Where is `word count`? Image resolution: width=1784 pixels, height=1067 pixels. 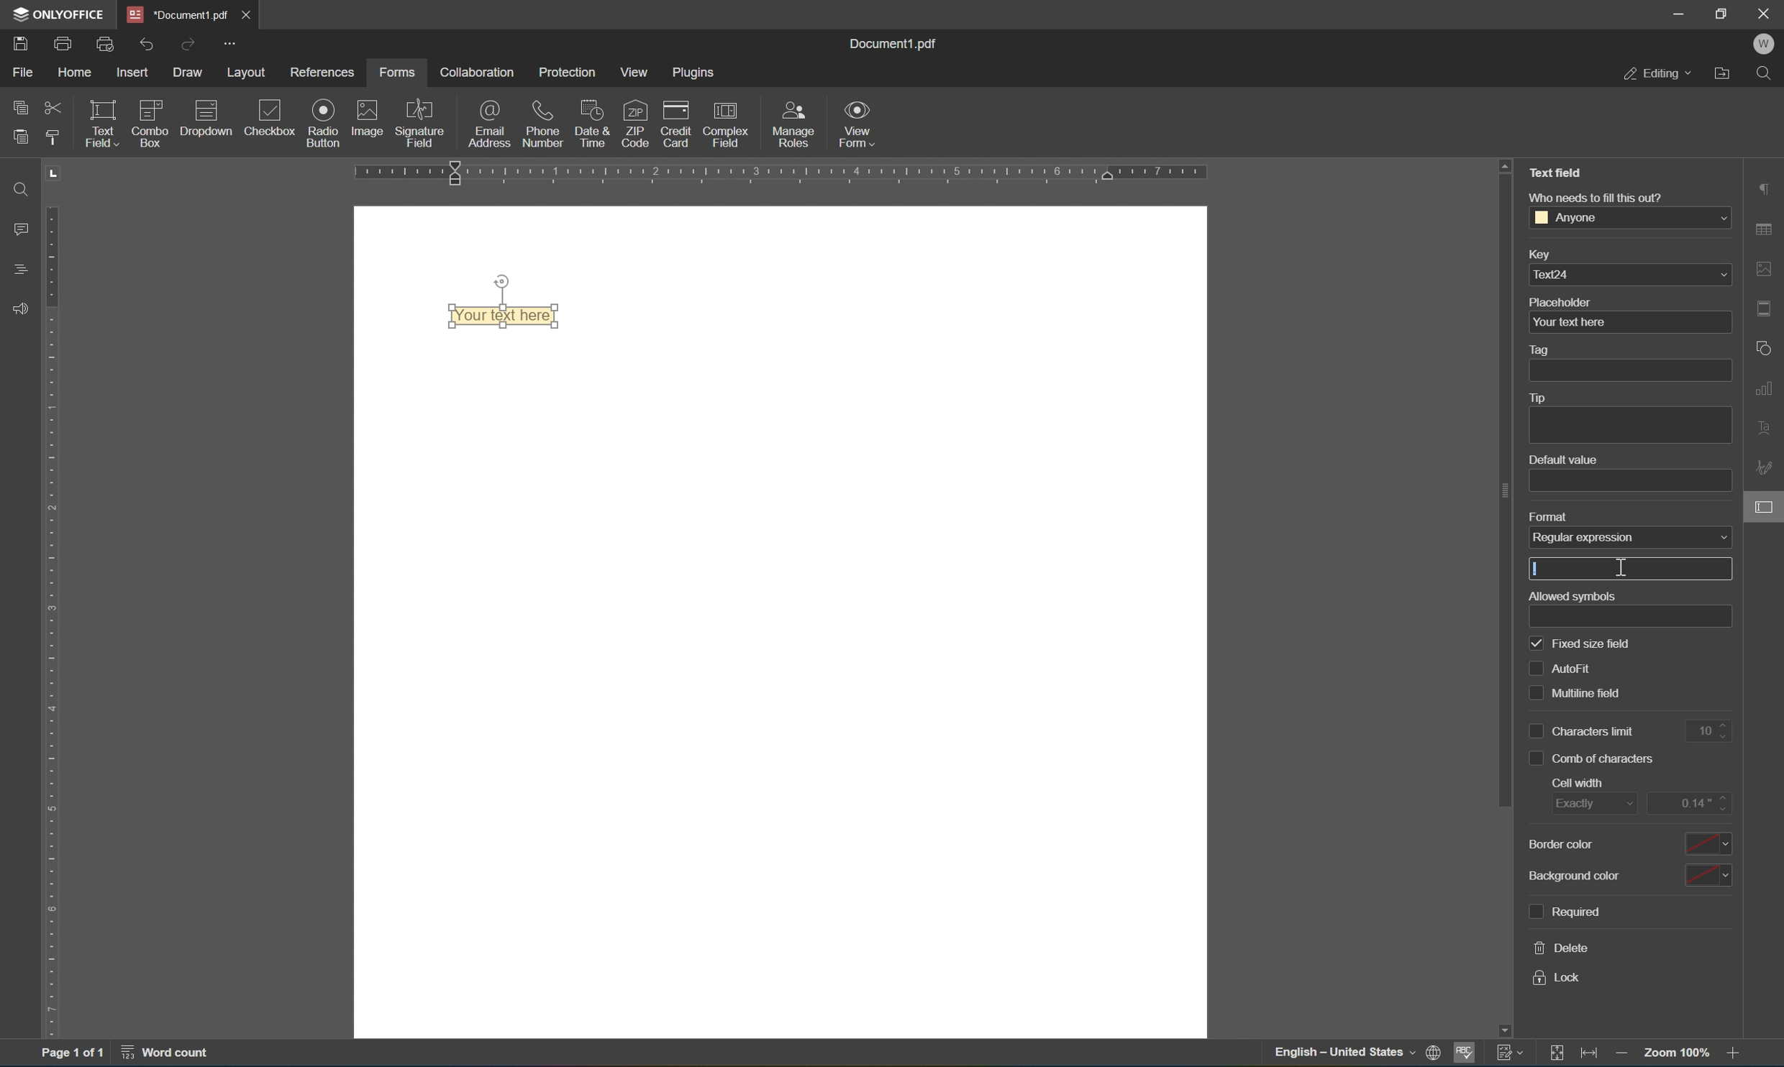 word count is located at coordinates (173, 1054).